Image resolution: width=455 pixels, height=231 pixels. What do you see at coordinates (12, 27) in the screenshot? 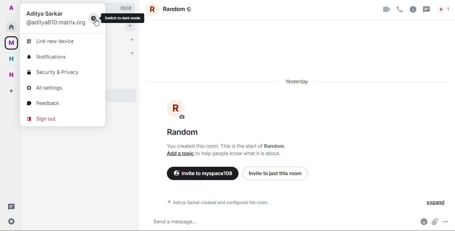
I see `home` at bounding box center [12, 27].